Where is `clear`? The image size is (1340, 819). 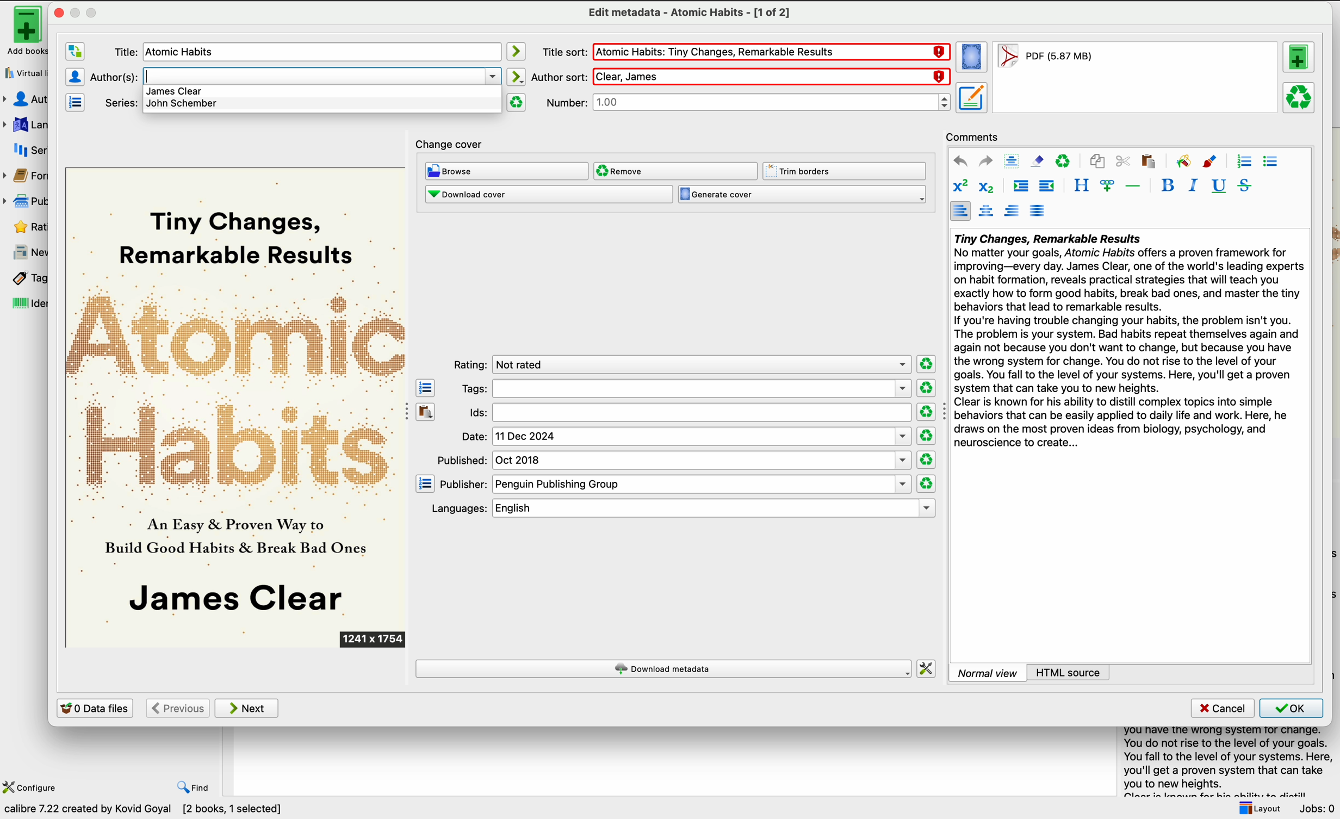
clear is located at coordinates (1064, 160).